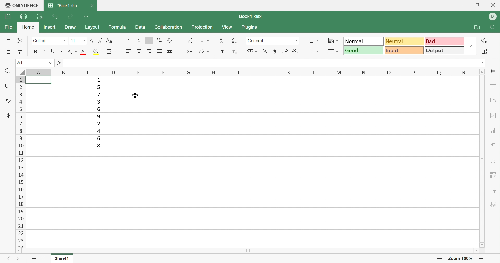 This screenshot has width=500, height=263. Describe the element at coordinates (98, 51) in the screenshot. I see `Fill color` at that location.